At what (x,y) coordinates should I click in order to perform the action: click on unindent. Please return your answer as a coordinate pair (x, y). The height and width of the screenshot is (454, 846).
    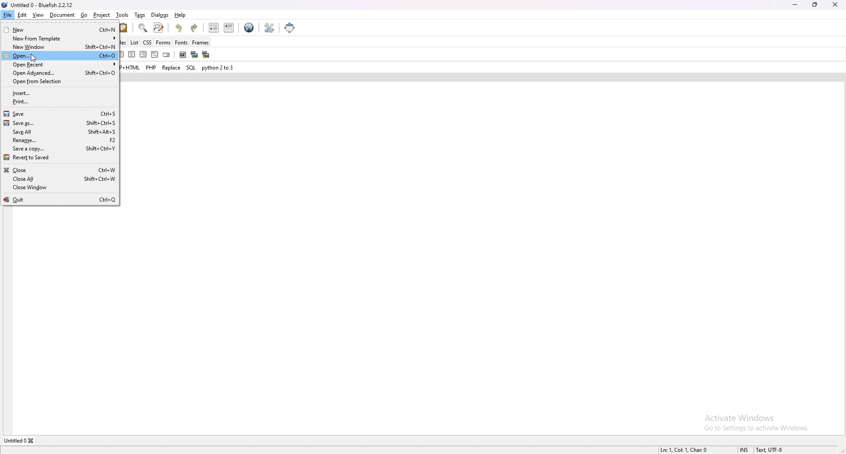
    Looking at the image, I should click on (215, 27).